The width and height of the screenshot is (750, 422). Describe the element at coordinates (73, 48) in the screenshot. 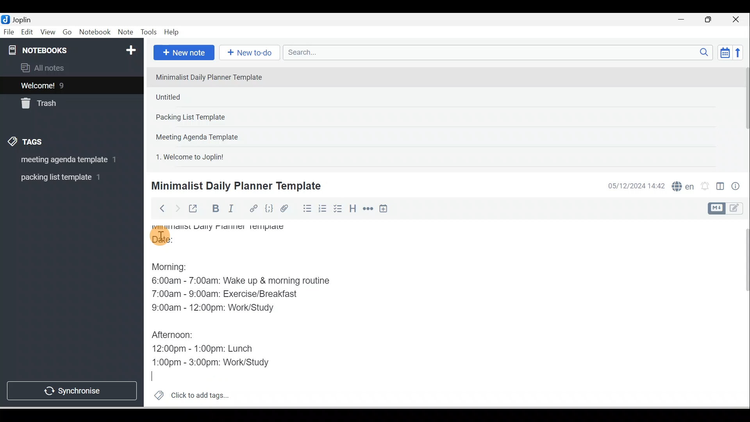

I see `Notebooks` at that location.